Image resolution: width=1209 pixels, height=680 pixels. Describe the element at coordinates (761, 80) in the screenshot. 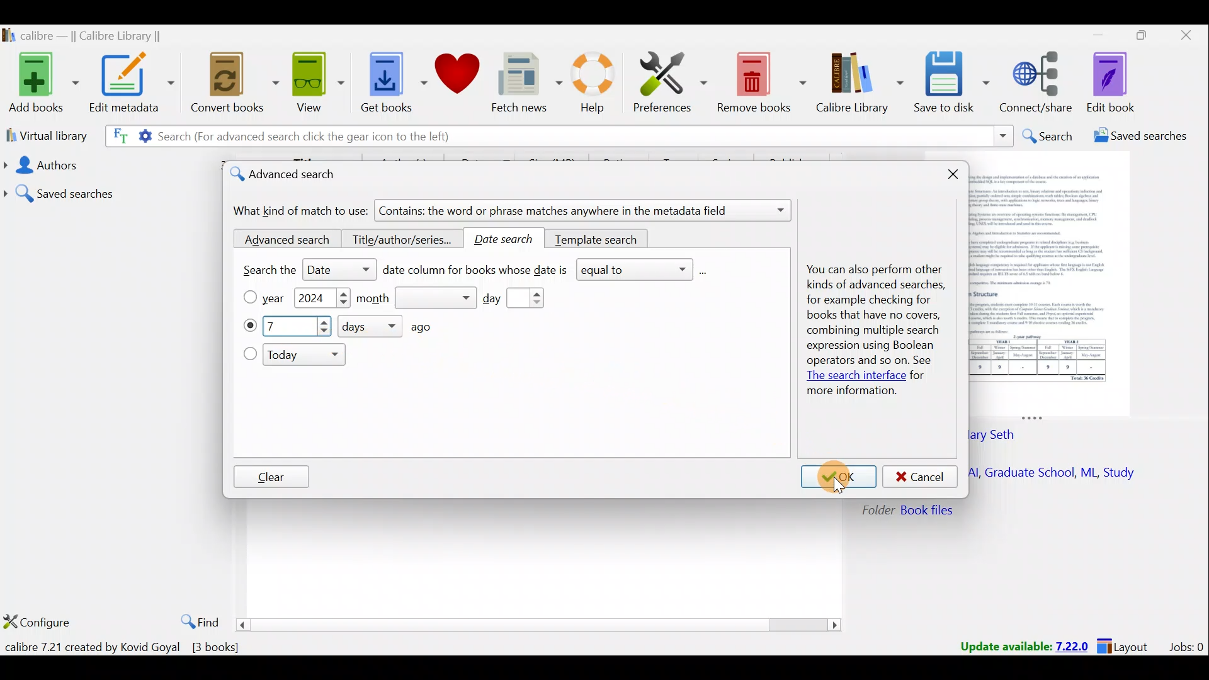

I see `Remove books` at that location.